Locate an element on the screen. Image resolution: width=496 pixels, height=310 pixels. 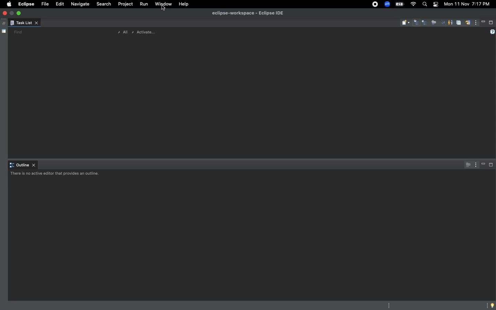
Tip of the day is located at coordinates (493, 306).